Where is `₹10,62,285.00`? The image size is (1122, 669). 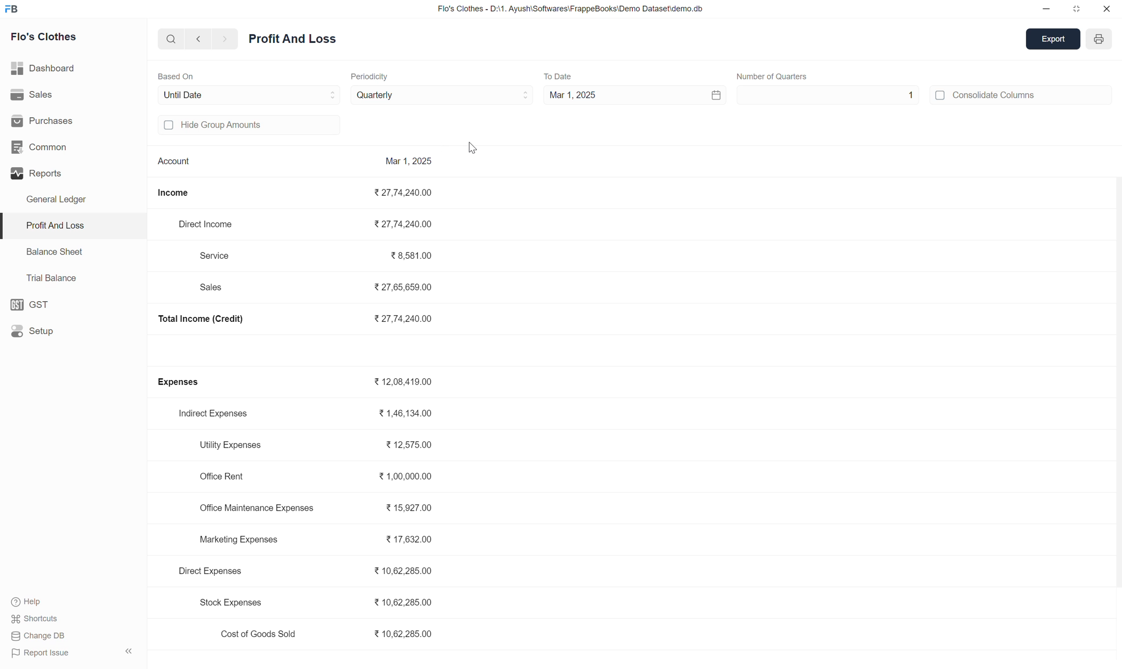
₹10,62,285.00 is located at coordinates (406, 572).